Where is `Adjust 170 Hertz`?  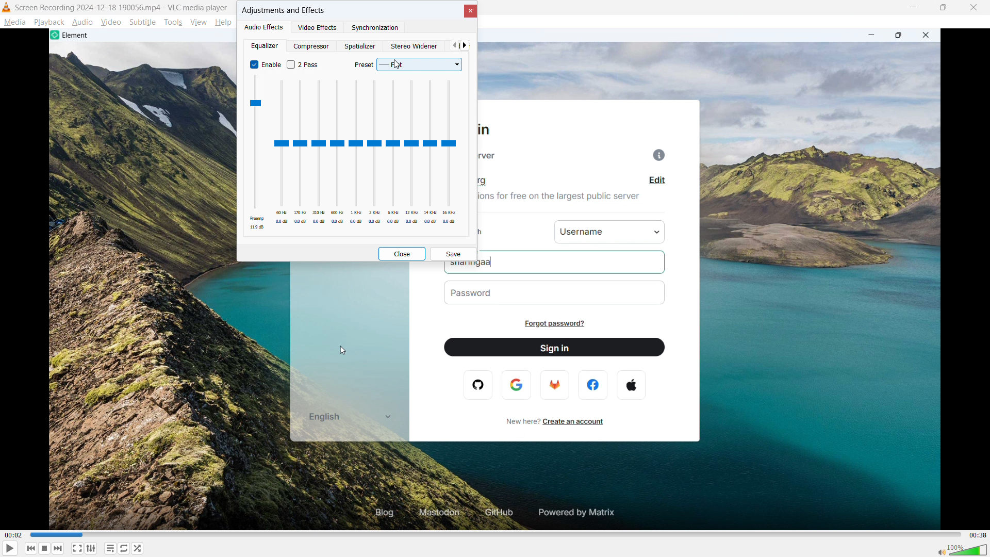
Adjust 170 Hertz is located at coordinates (301, 153).